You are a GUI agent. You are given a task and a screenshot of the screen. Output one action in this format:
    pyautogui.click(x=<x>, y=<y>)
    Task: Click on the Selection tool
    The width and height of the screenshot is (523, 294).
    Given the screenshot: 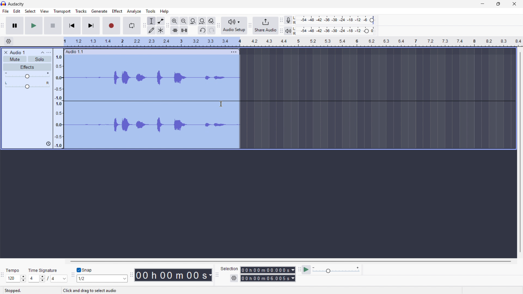 What is the action you would take?
    pyautogui.click(x=152, y=21)
    